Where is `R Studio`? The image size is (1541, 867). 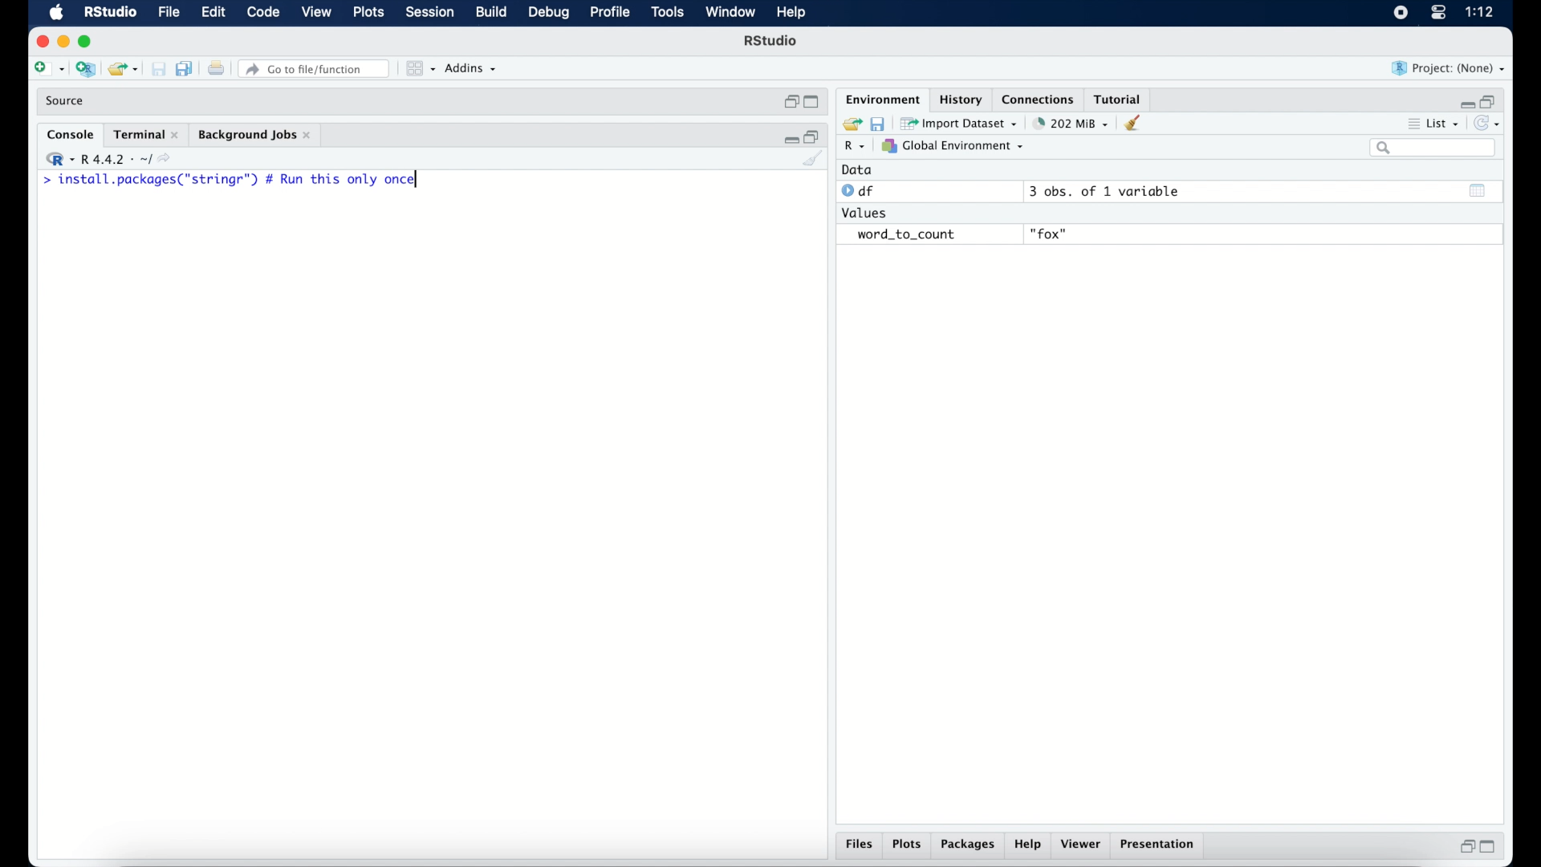 R Studio is located at coordinates (109, 13).